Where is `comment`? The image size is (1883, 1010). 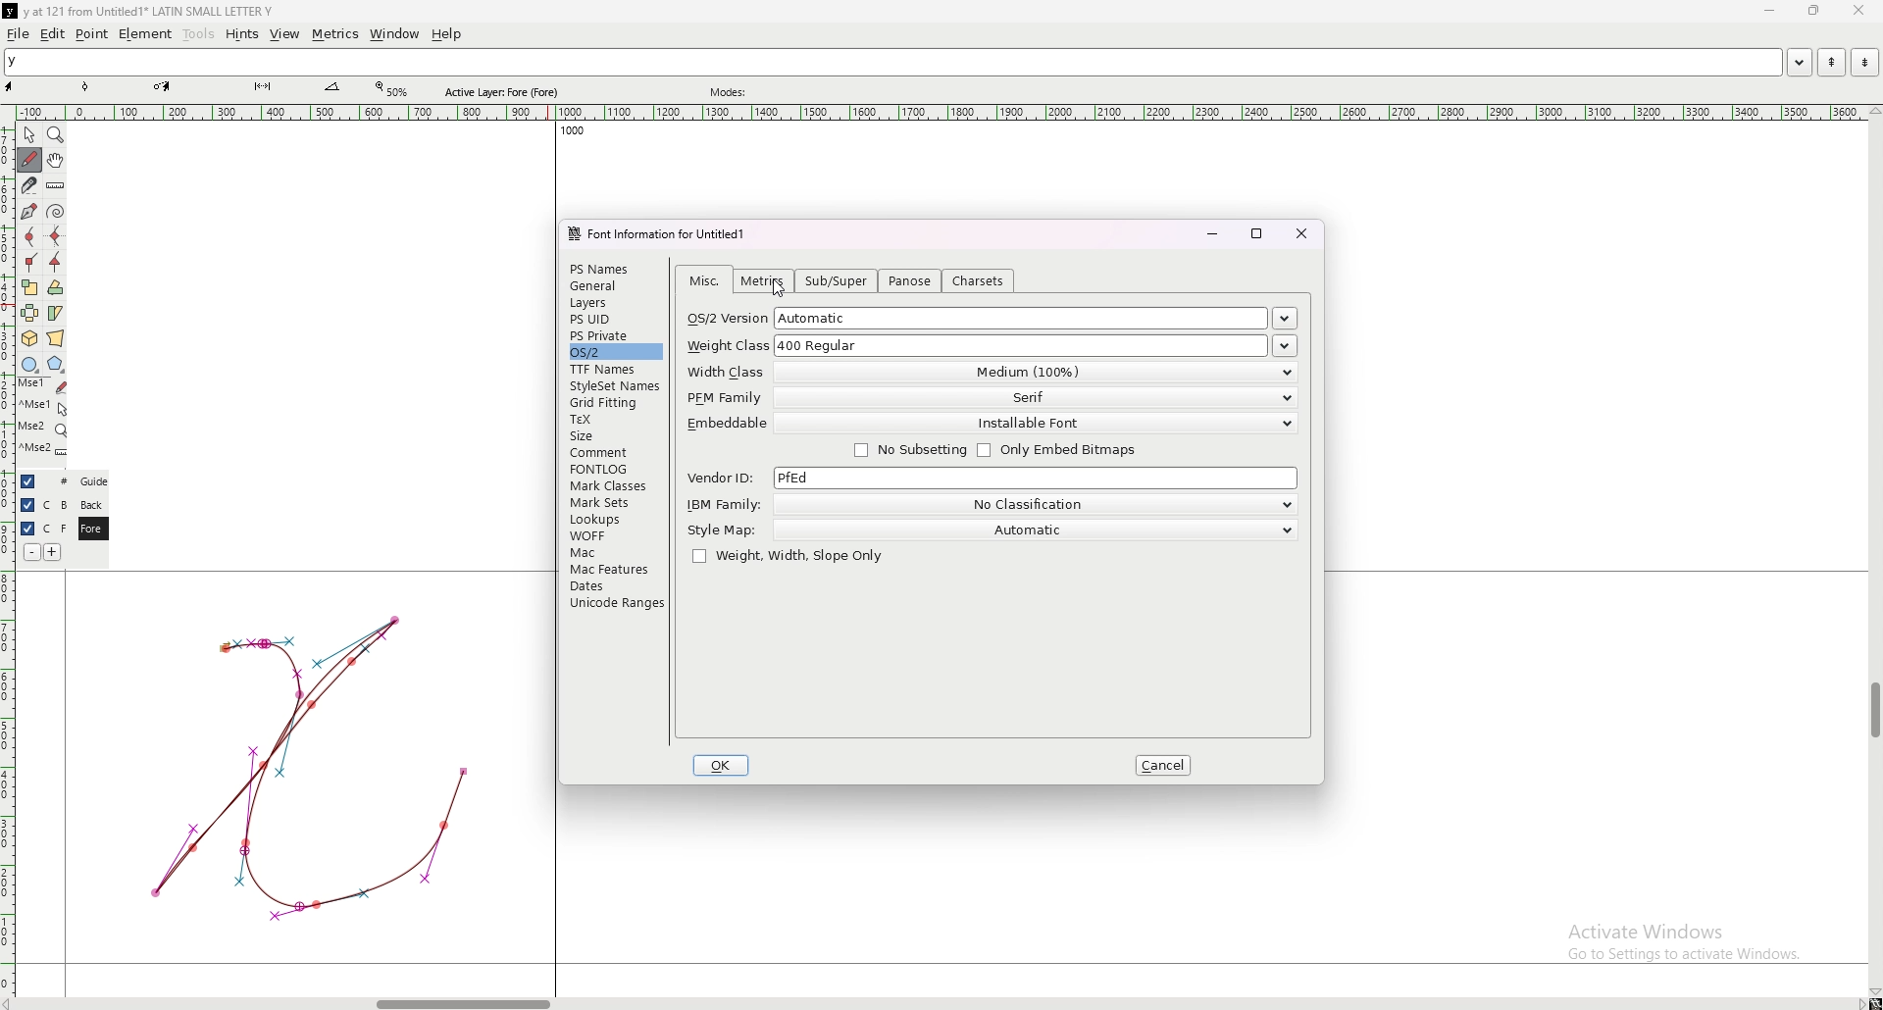
comment is located at coordinates (616, 451).